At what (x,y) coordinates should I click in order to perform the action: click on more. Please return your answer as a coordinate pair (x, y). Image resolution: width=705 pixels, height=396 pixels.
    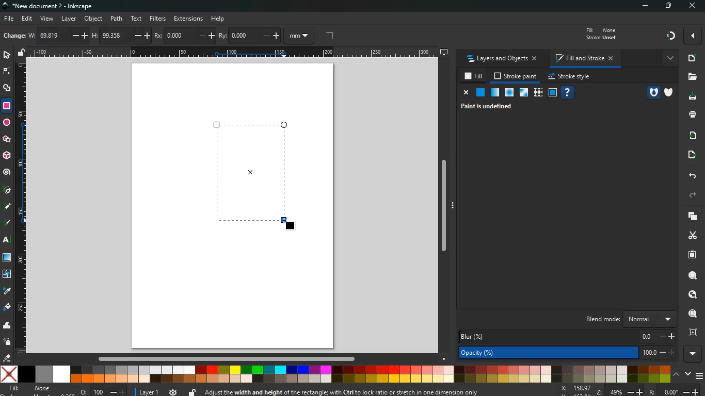
    Looking at the image, I should click on (694, 36).